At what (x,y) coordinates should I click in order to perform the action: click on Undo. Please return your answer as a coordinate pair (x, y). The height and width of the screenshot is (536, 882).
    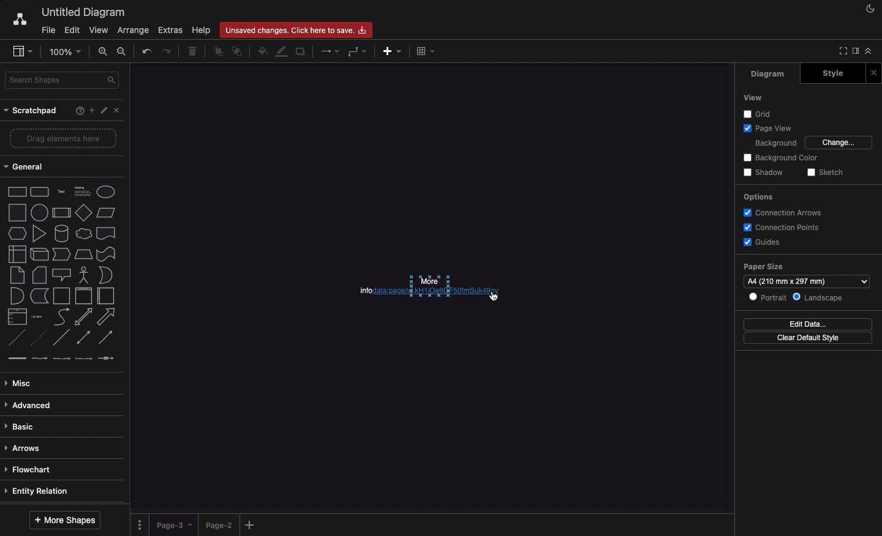
    Looking at the image, I should click on (147, 51).